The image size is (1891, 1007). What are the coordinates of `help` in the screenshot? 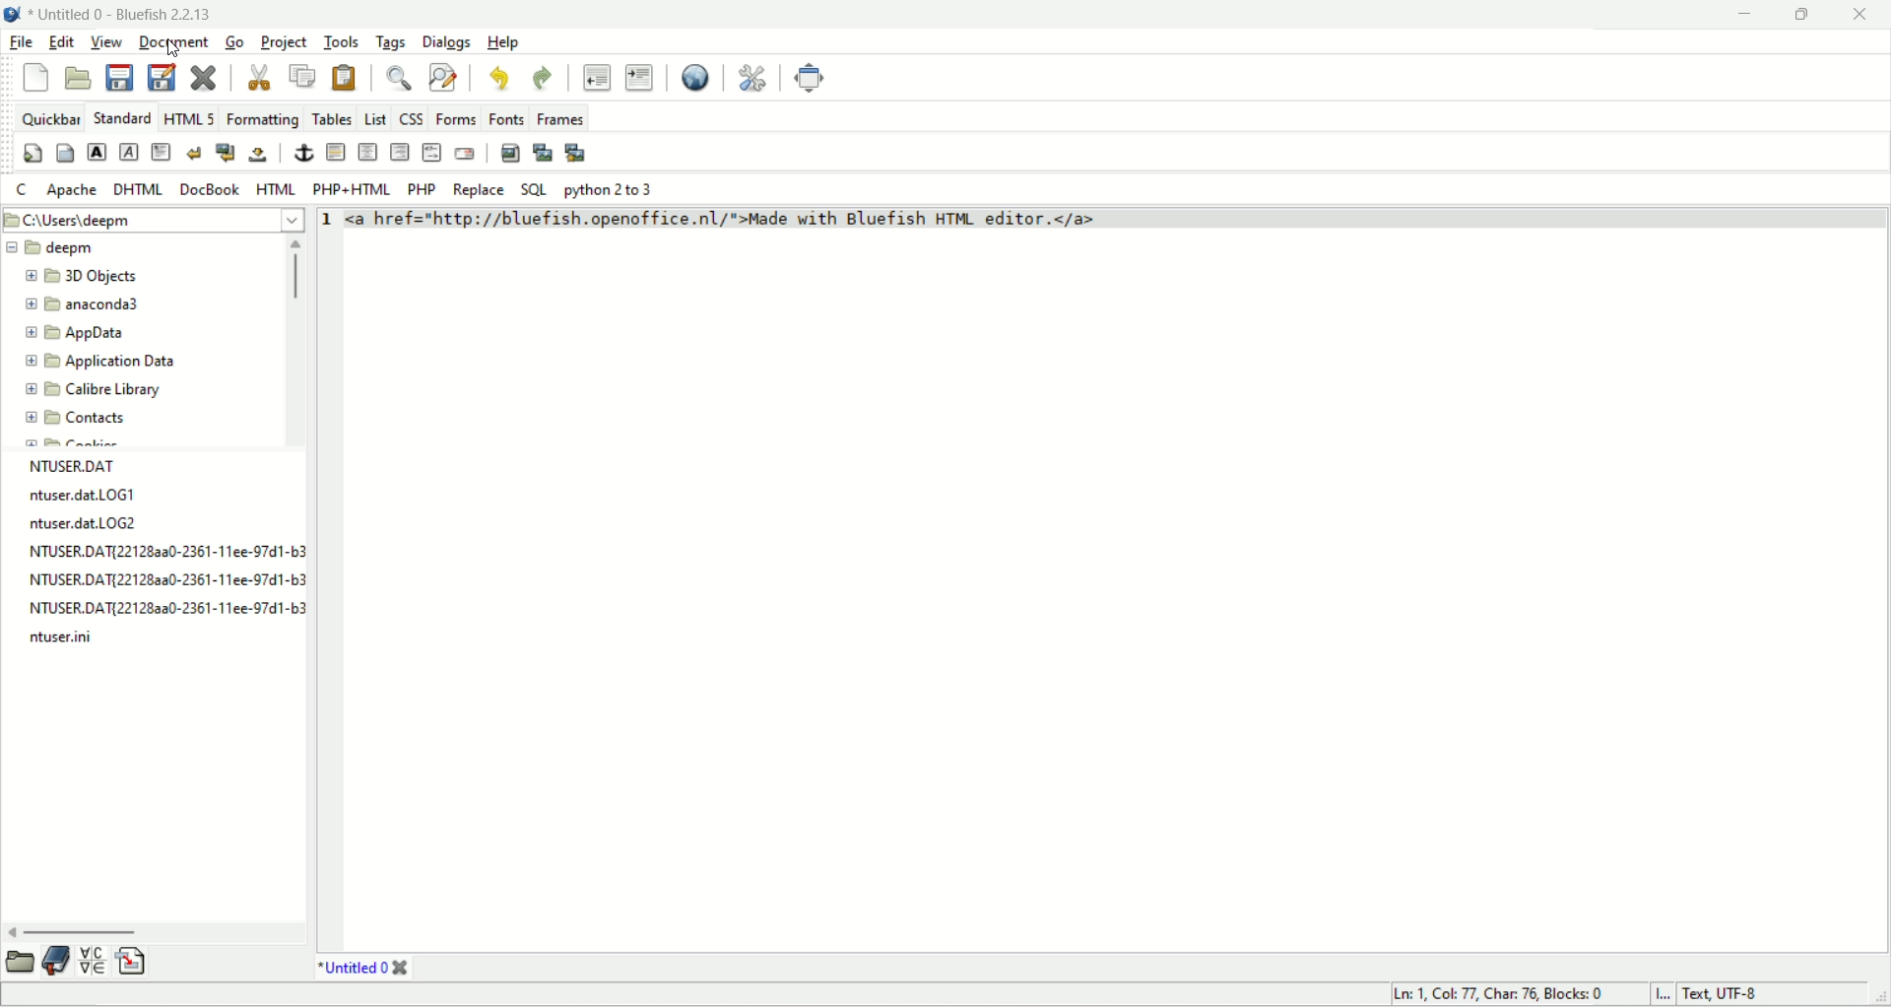 It's located at (505, 42).